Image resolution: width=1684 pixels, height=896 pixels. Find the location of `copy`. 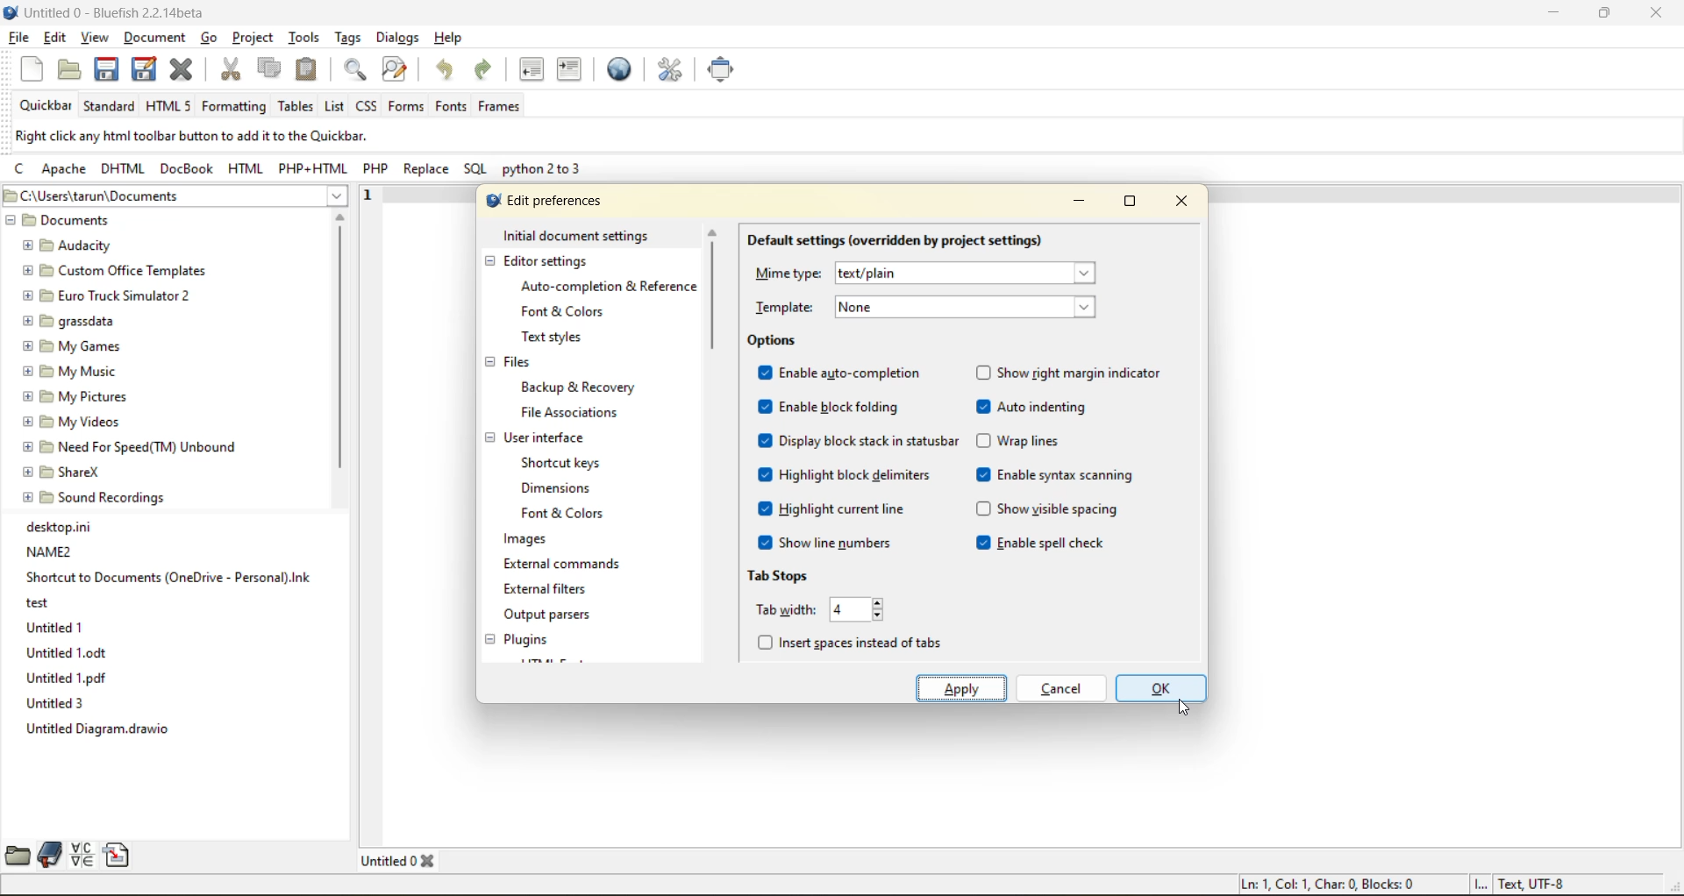

copy is located at coordinates (269, 68).